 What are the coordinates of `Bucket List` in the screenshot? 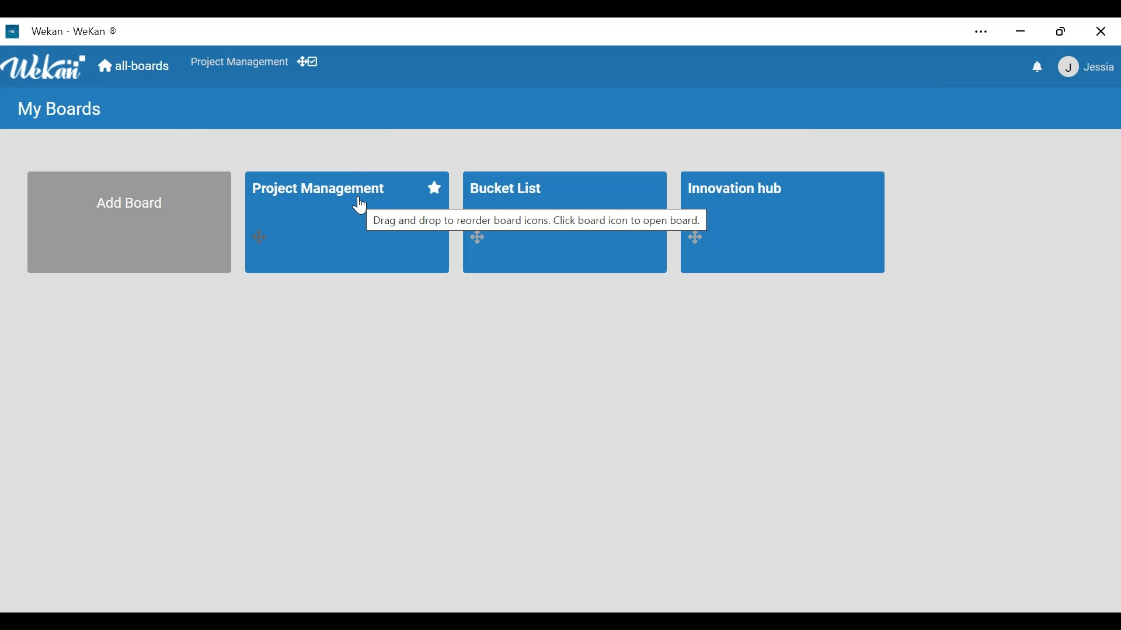 It's located at (510, 187).